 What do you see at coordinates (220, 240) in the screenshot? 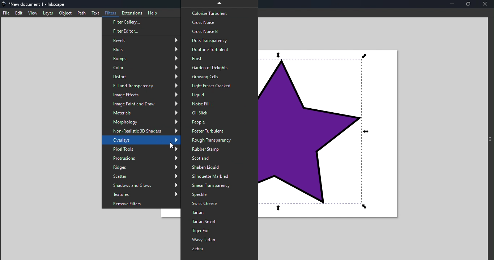
I see `Wavy tartan` at bounding box center [220, 240].